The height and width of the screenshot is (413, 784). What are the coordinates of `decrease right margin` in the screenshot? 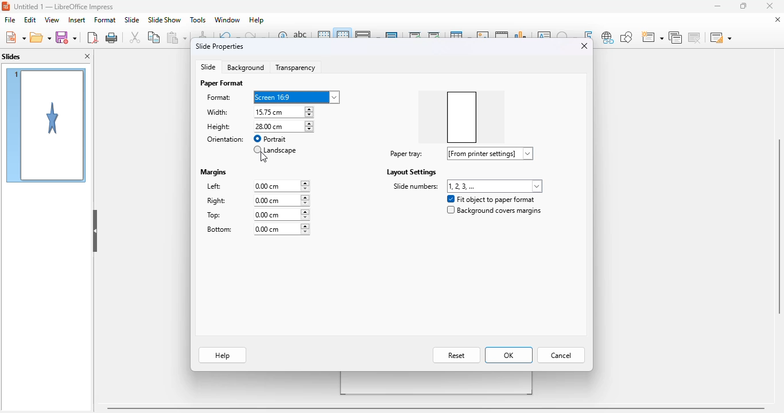 It's located at (306, 204).